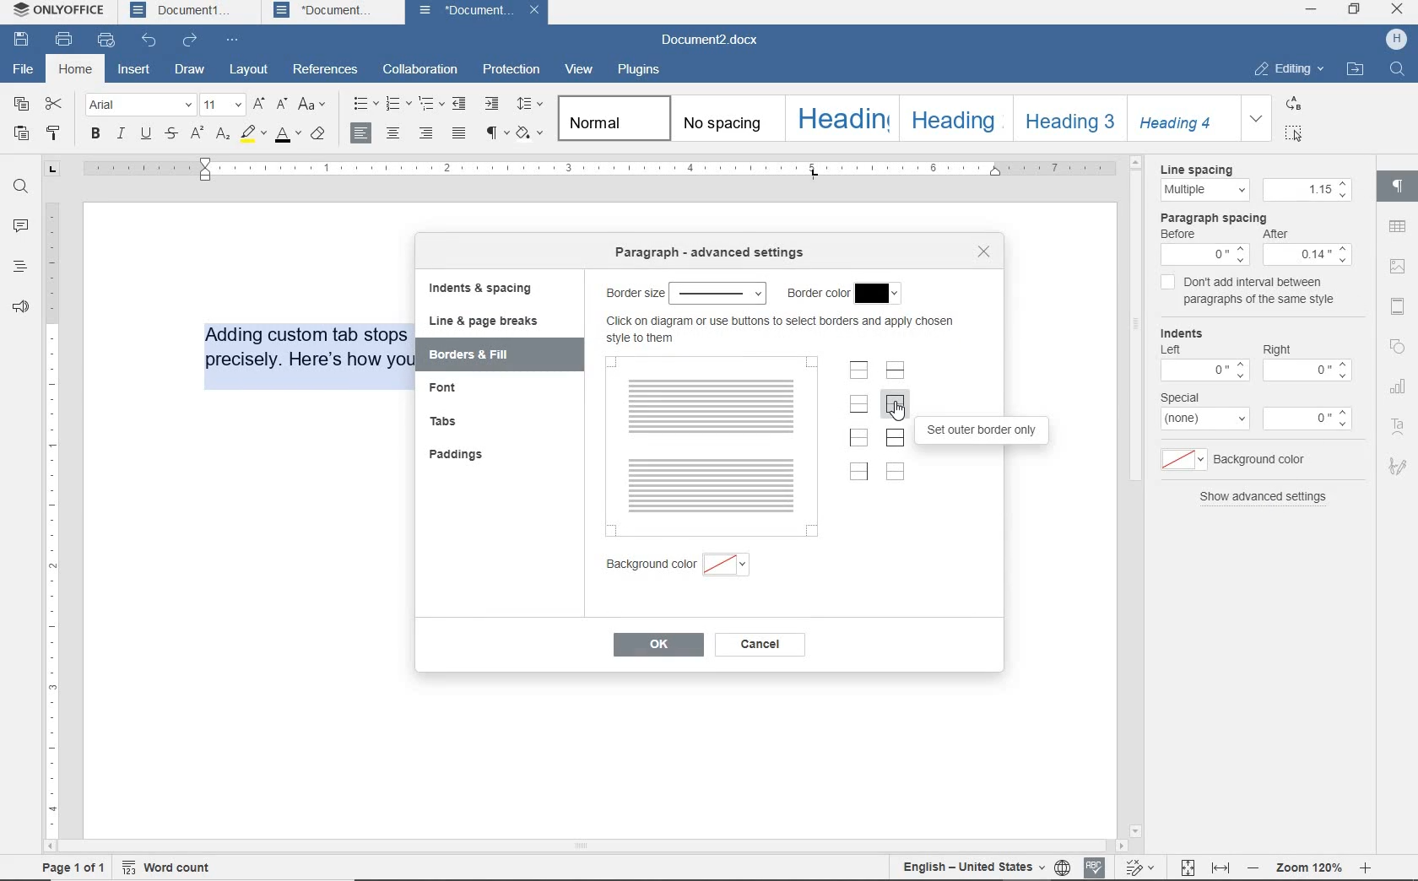  What do you see at coordinates (724, 118) in the screenshot?
I see `no spacing` at bounding box center [724, 118].